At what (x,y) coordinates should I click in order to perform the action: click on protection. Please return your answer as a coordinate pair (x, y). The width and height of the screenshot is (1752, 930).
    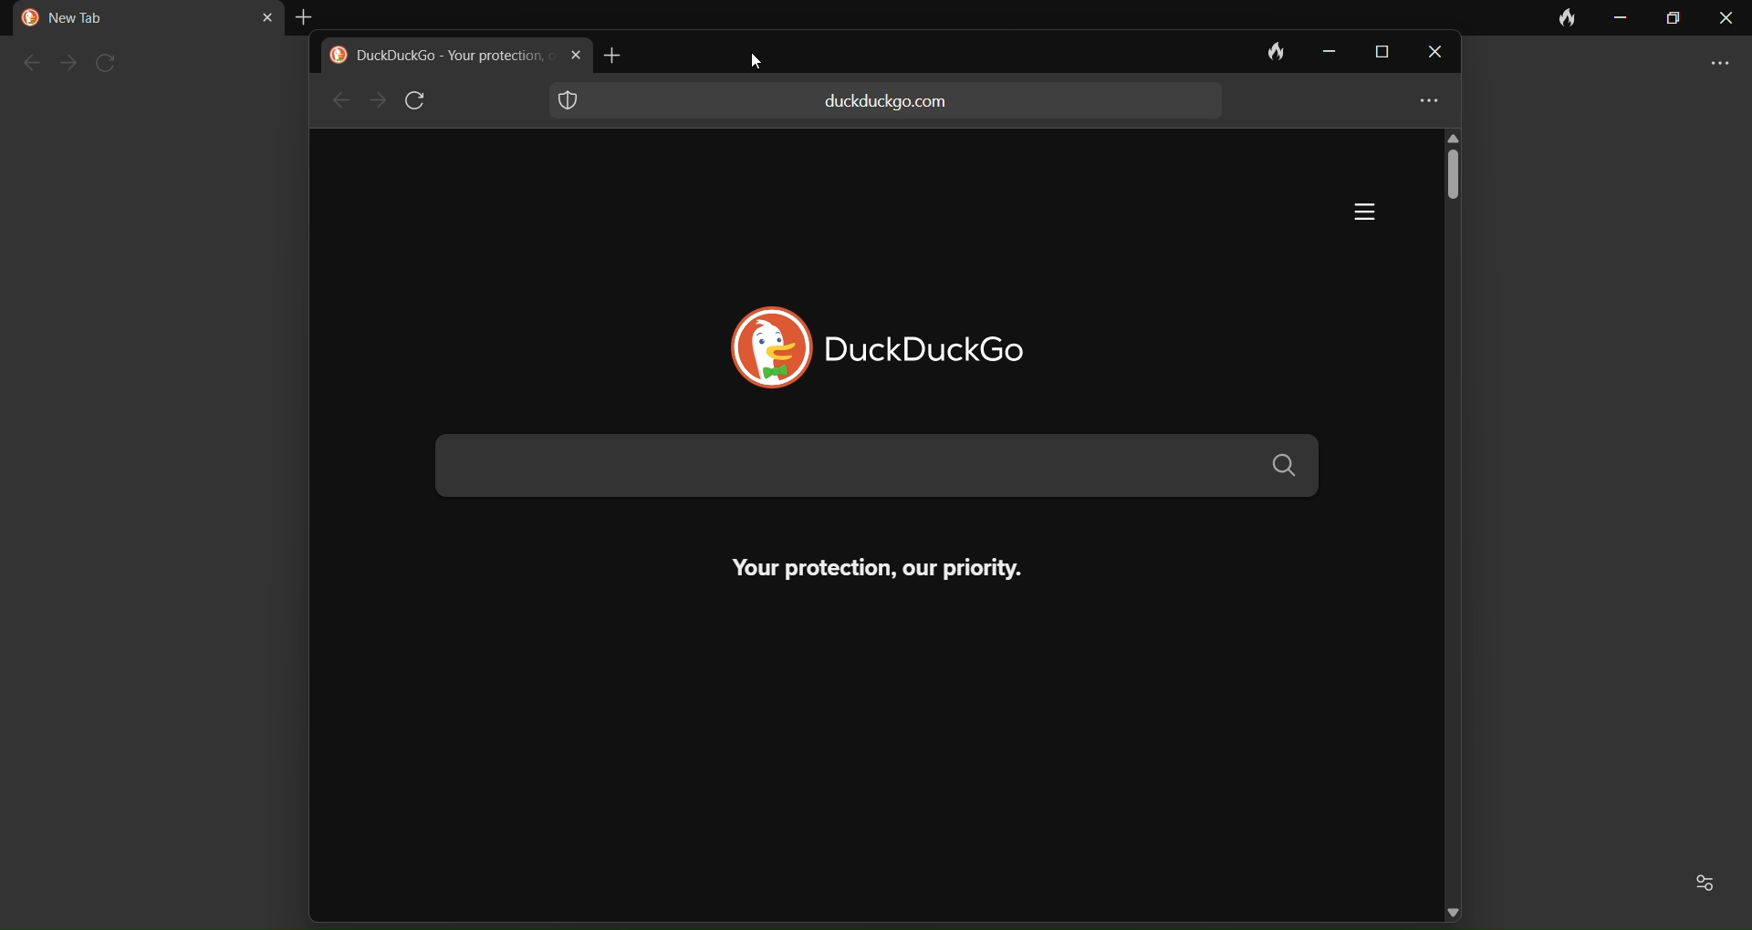
    Looking at the image, I should click on (577, 104).